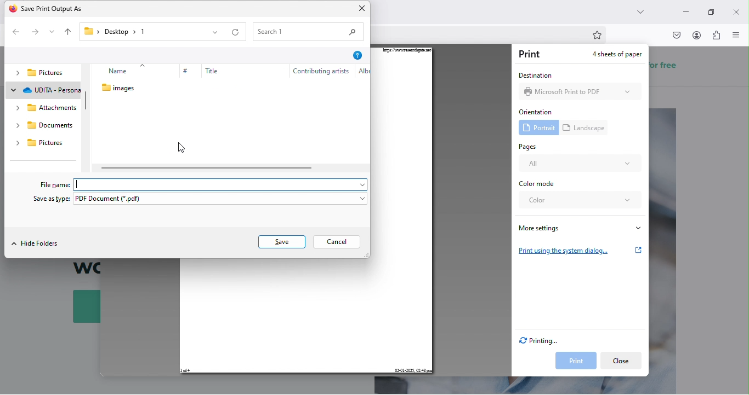 This screenshot has height=395, width=749. I want to click on pictures, so click(44, 72).